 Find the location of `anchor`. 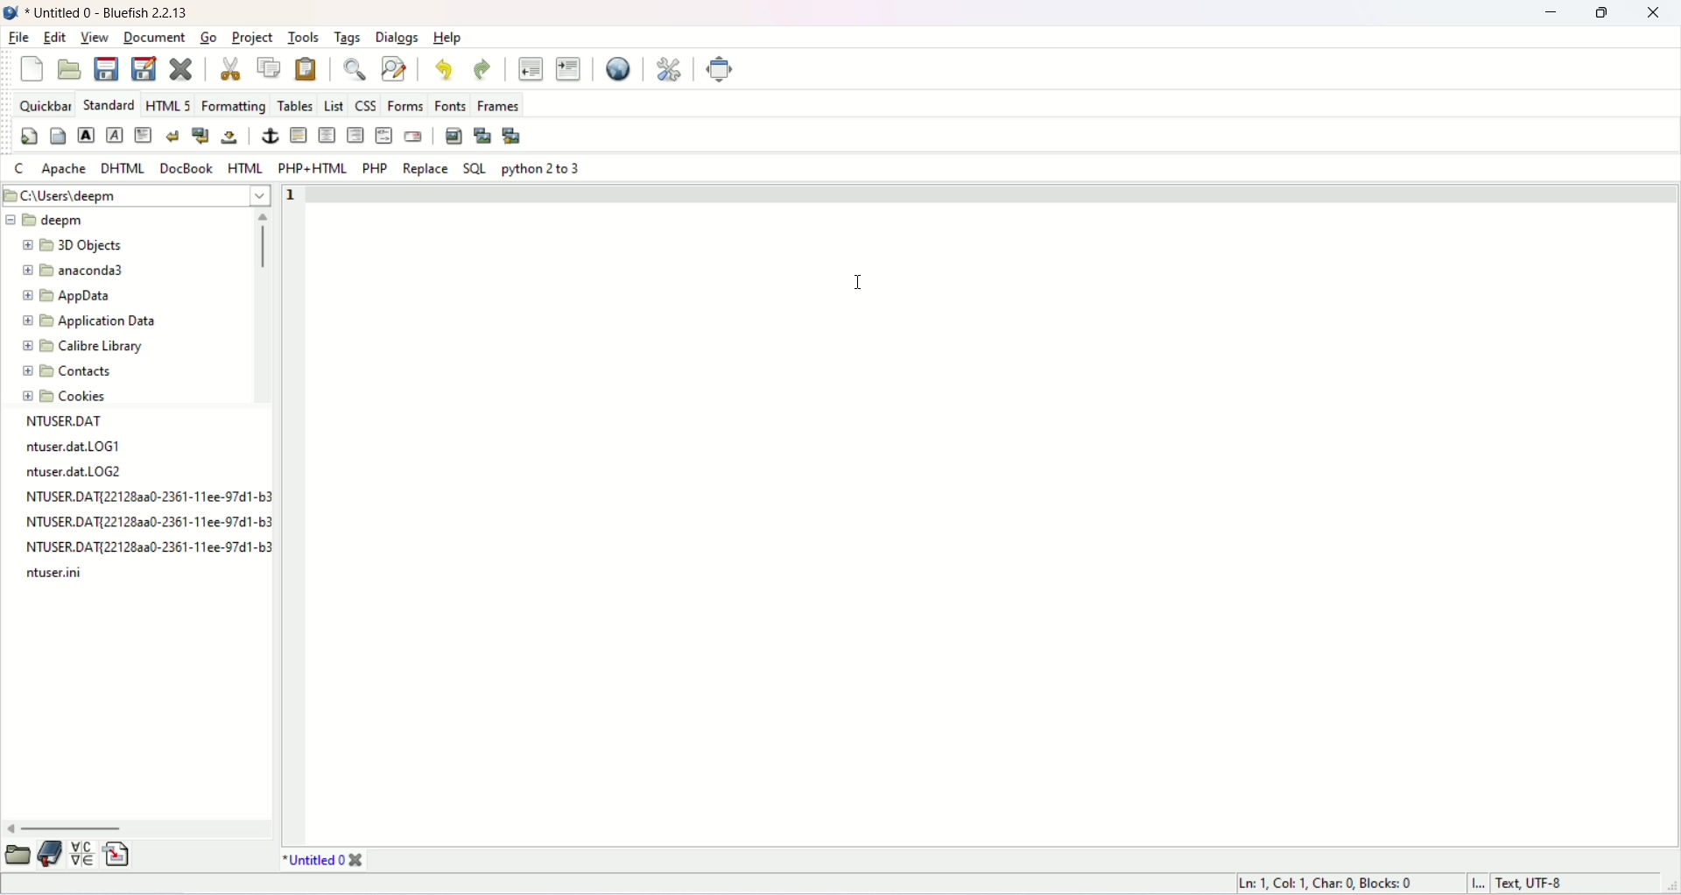

anchor is located at coordinates (266, 137).